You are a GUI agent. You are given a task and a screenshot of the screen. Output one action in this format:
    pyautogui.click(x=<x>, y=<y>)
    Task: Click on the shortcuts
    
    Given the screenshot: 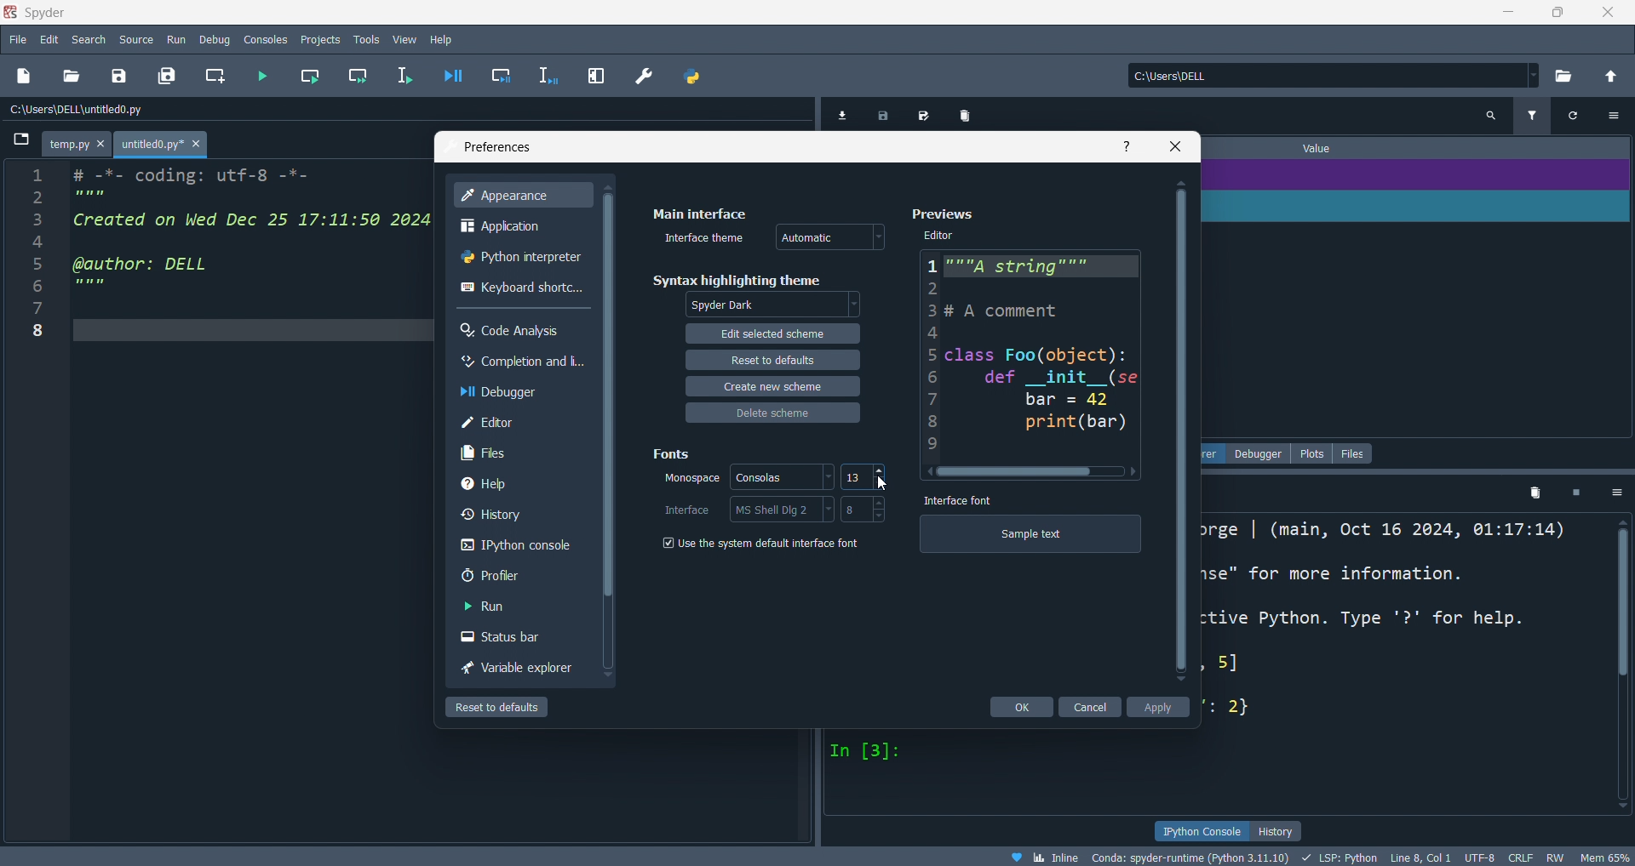 What is the action you would take?
    pyautogui.click(x=525, y=288)
    